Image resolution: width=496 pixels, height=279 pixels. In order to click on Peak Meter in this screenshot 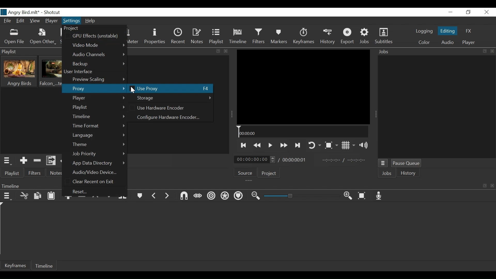, I will do `click(134, 37)`.